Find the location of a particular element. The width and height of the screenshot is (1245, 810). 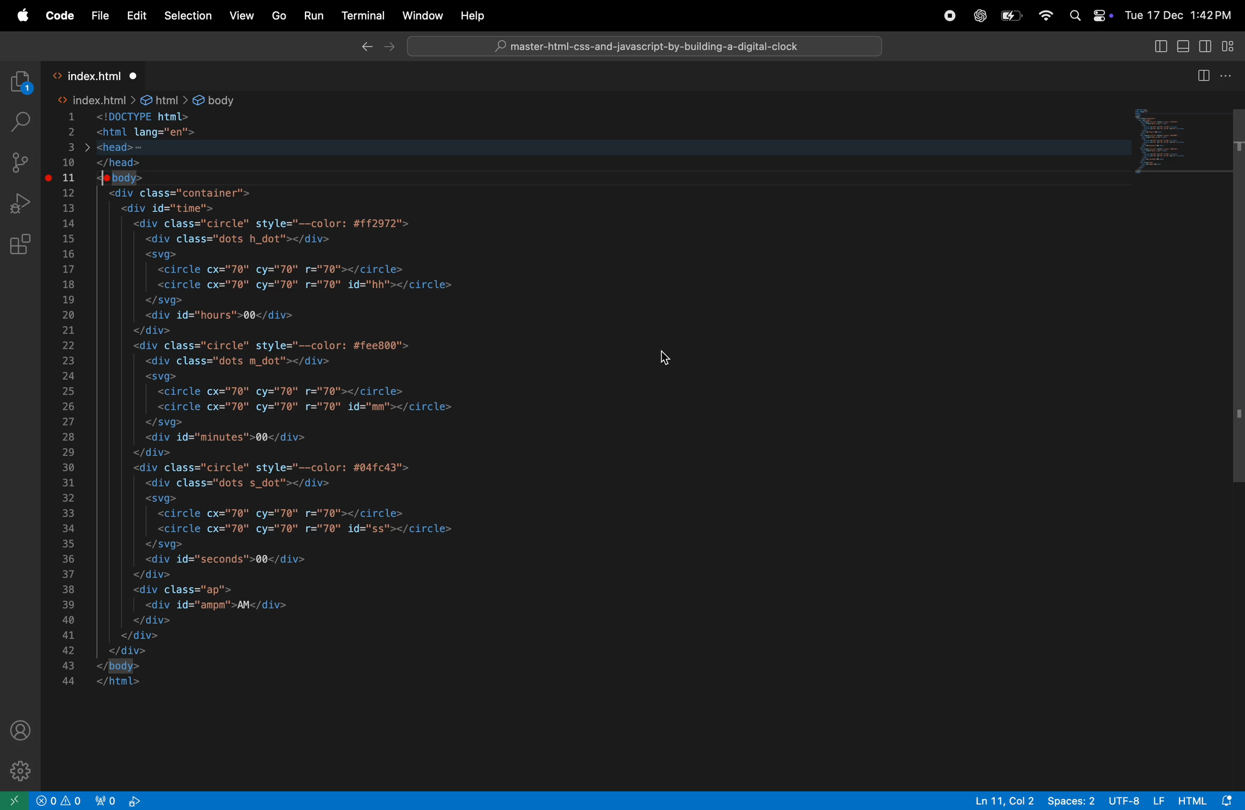

index.html file is located at coordinates (98, 74).